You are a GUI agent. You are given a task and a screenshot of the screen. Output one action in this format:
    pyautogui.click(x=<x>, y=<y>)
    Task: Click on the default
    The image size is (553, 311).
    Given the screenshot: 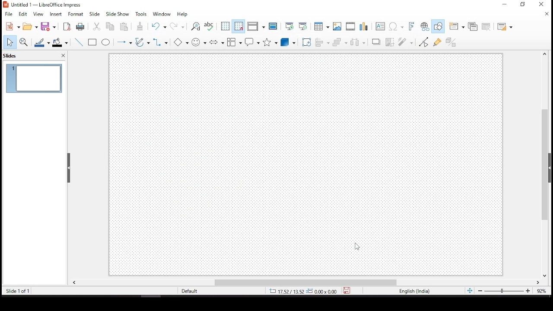 What is the action you would take?
    pyautogui.click(x=190, y=291)
    